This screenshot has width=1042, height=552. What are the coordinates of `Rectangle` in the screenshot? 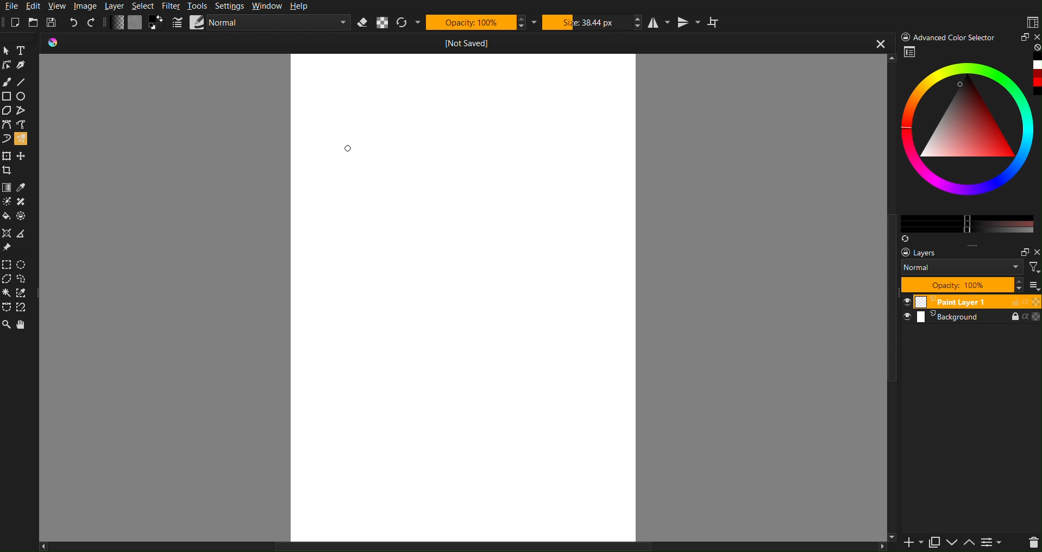 It's located at (7, 96).